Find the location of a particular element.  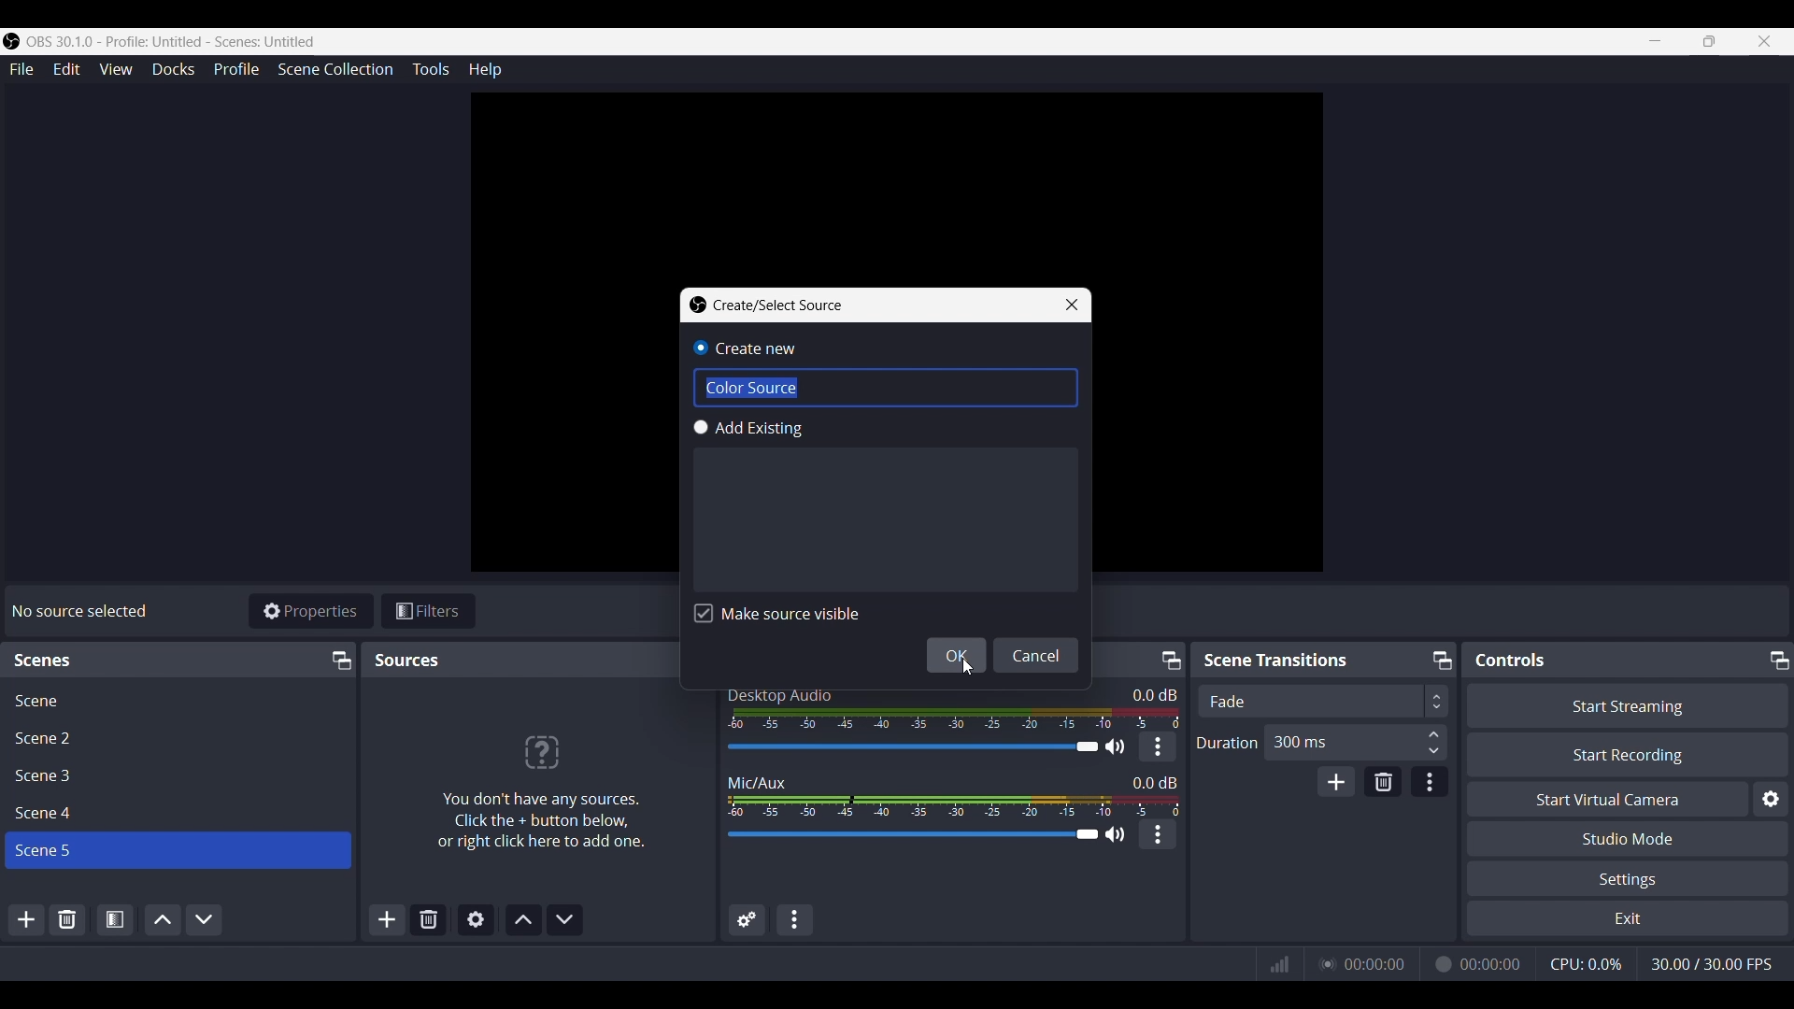

Start Recording is located at coordinates (1627, 754).